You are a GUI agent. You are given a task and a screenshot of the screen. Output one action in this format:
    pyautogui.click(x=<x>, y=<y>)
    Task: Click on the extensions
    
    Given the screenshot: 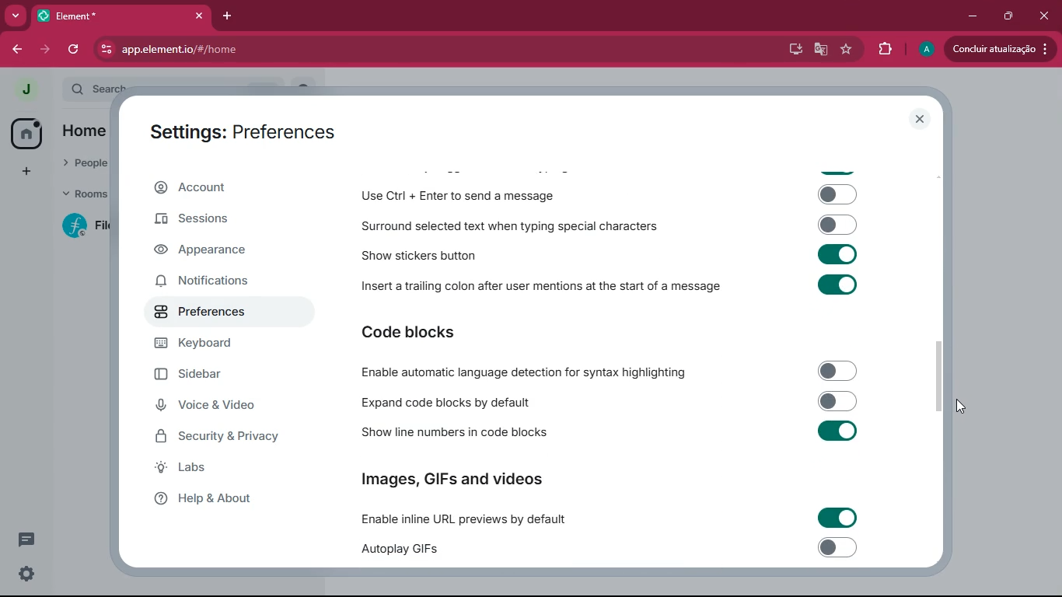 What is the action you would take?
    pyautogui.click(x=886, y=49)
    